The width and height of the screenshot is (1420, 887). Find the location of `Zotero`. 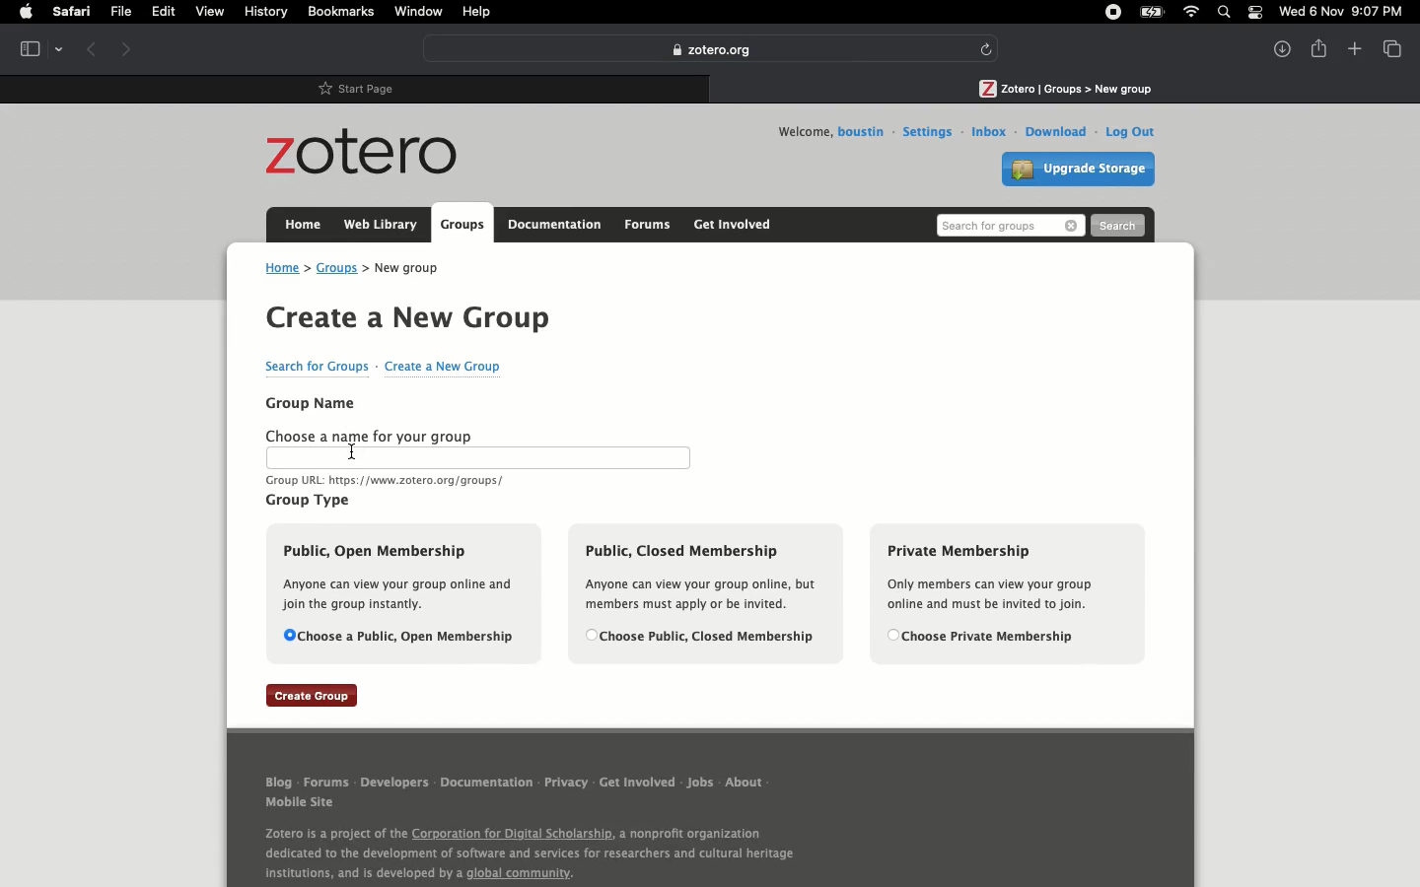

Zotero is located at coordinates (710, 49).